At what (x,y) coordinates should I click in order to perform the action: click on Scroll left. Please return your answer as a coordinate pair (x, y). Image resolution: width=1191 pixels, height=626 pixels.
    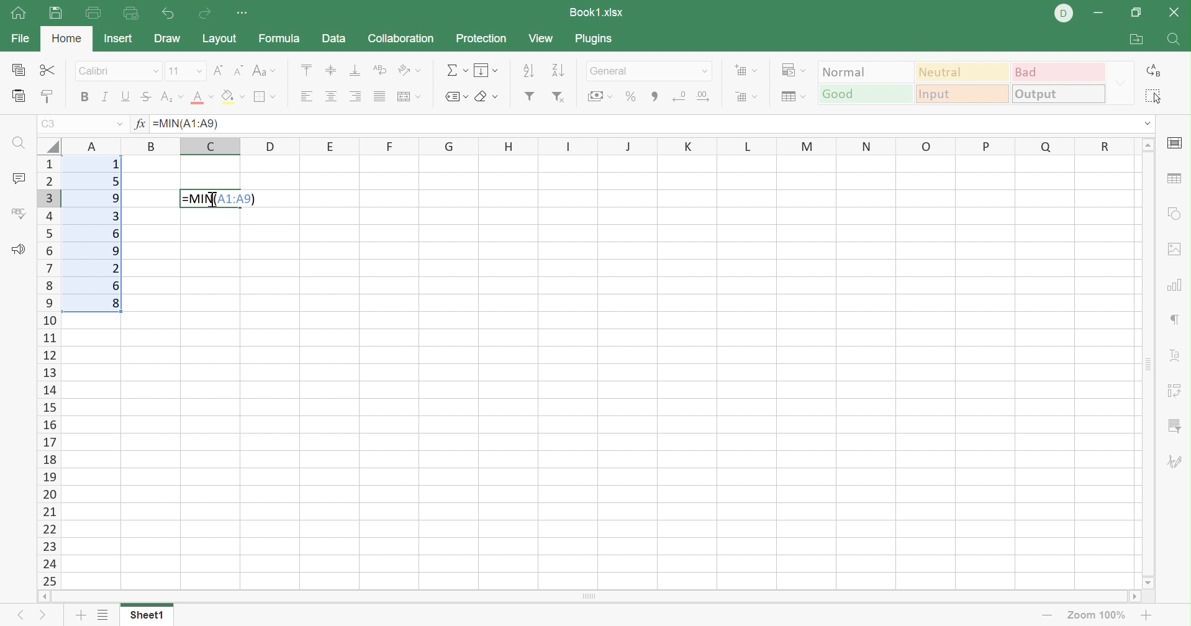
    Looking at the image, I should click on (38, 595).